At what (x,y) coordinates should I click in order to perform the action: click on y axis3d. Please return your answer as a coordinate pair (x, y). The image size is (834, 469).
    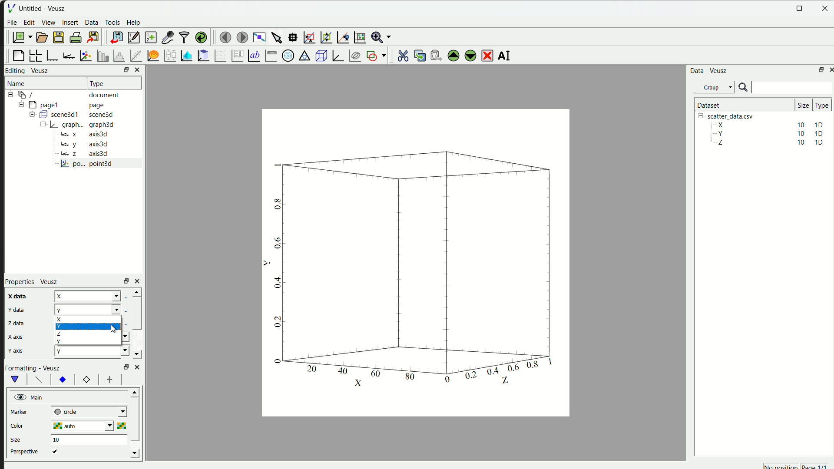
    Looking at the image, I should click on (84, 143).